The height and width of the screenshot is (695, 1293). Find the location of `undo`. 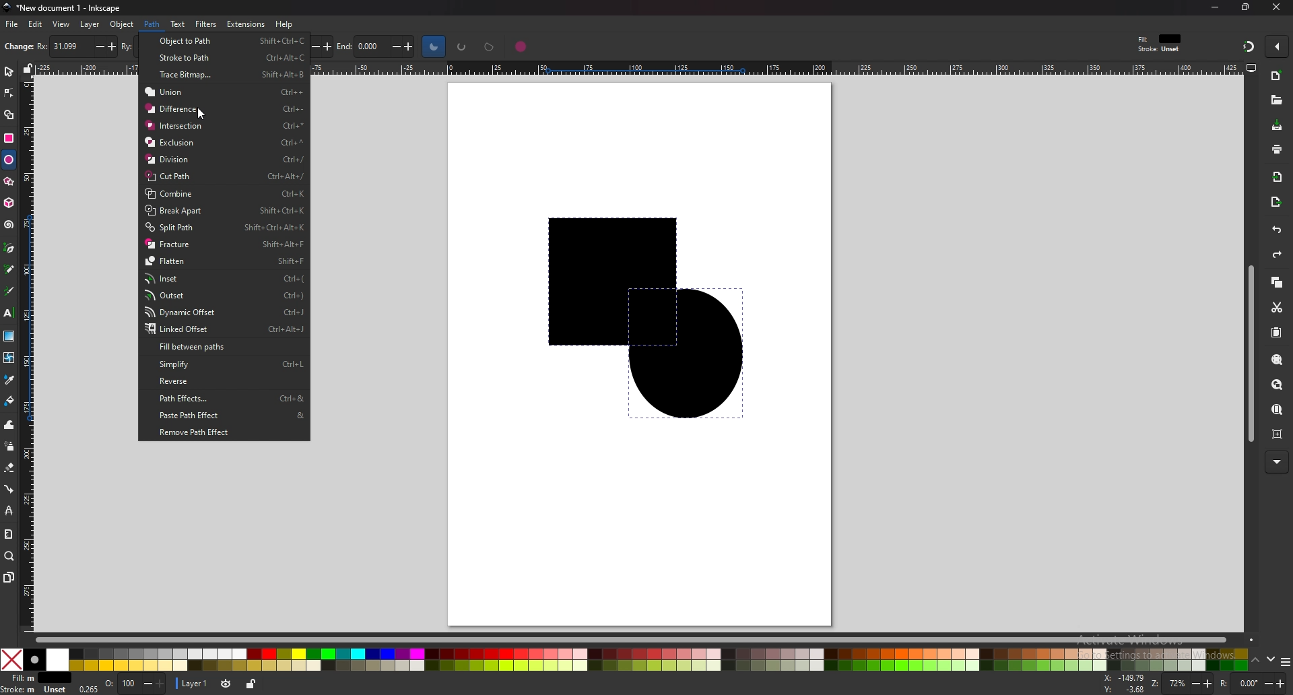

undo is located at coordinates (1275, 230).